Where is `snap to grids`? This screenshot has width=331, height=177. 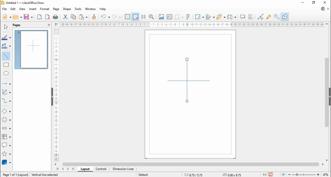 snap to grids is located at coordinates (136, 16).